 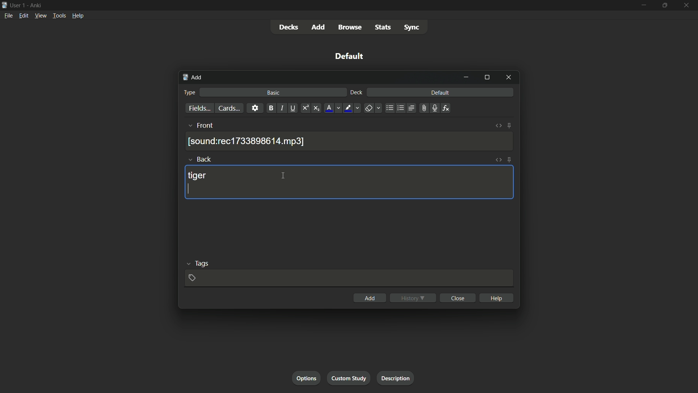 What do you see at coordinates (9, 15) in the screenshot?
I see `file menu` at bounding box center [9, 15].